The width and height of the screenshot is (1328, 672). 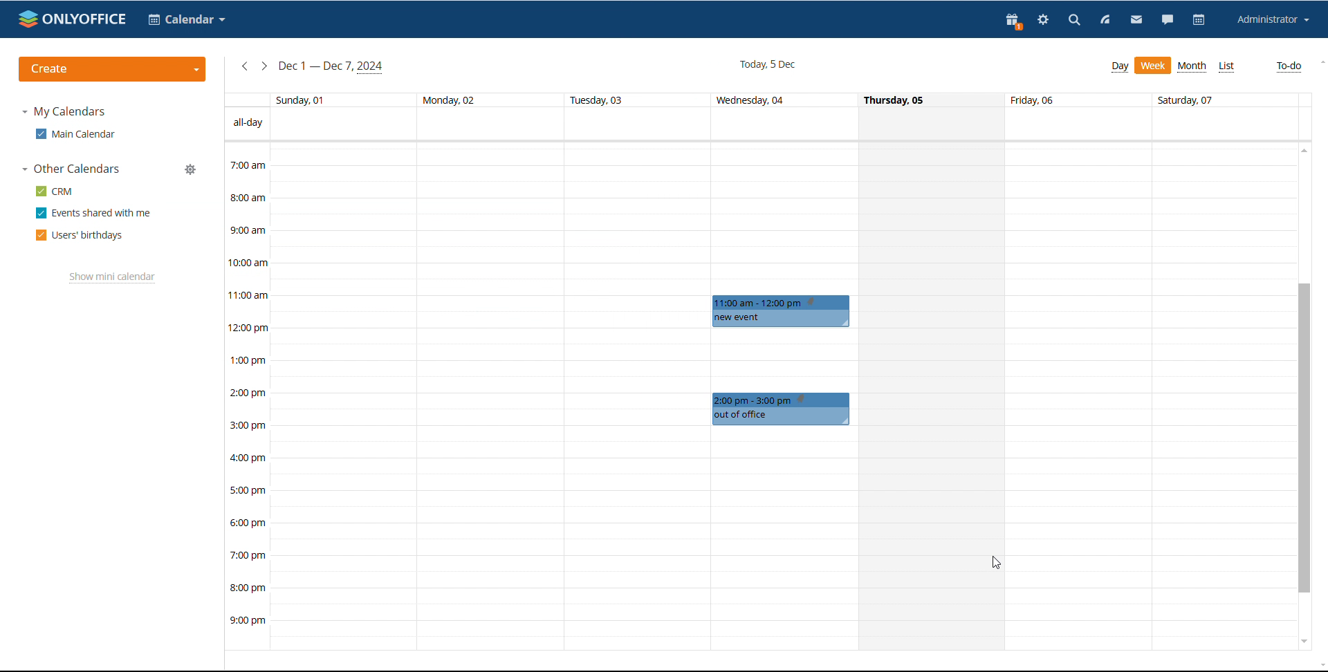 I want to click on select application, so click(x=186, y=19).